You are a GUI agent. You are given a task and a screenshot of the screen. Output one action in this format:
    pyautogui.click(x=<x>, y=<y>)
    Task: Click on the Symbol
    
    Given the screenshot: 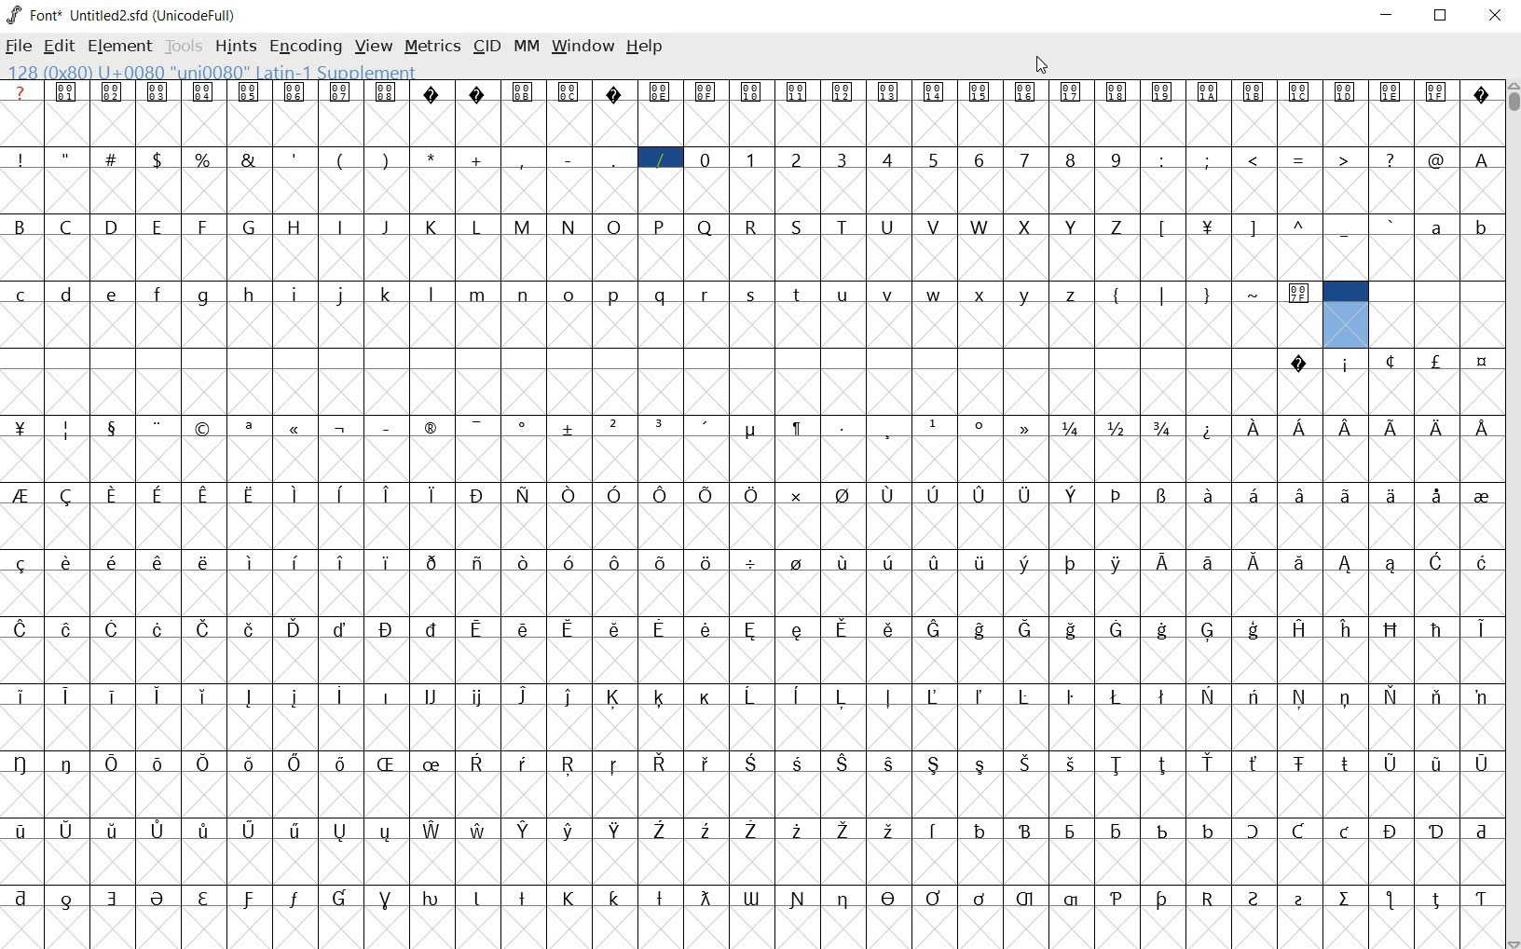 What is the action you would take?
    pyautogui.click(x=251, y=897)
    